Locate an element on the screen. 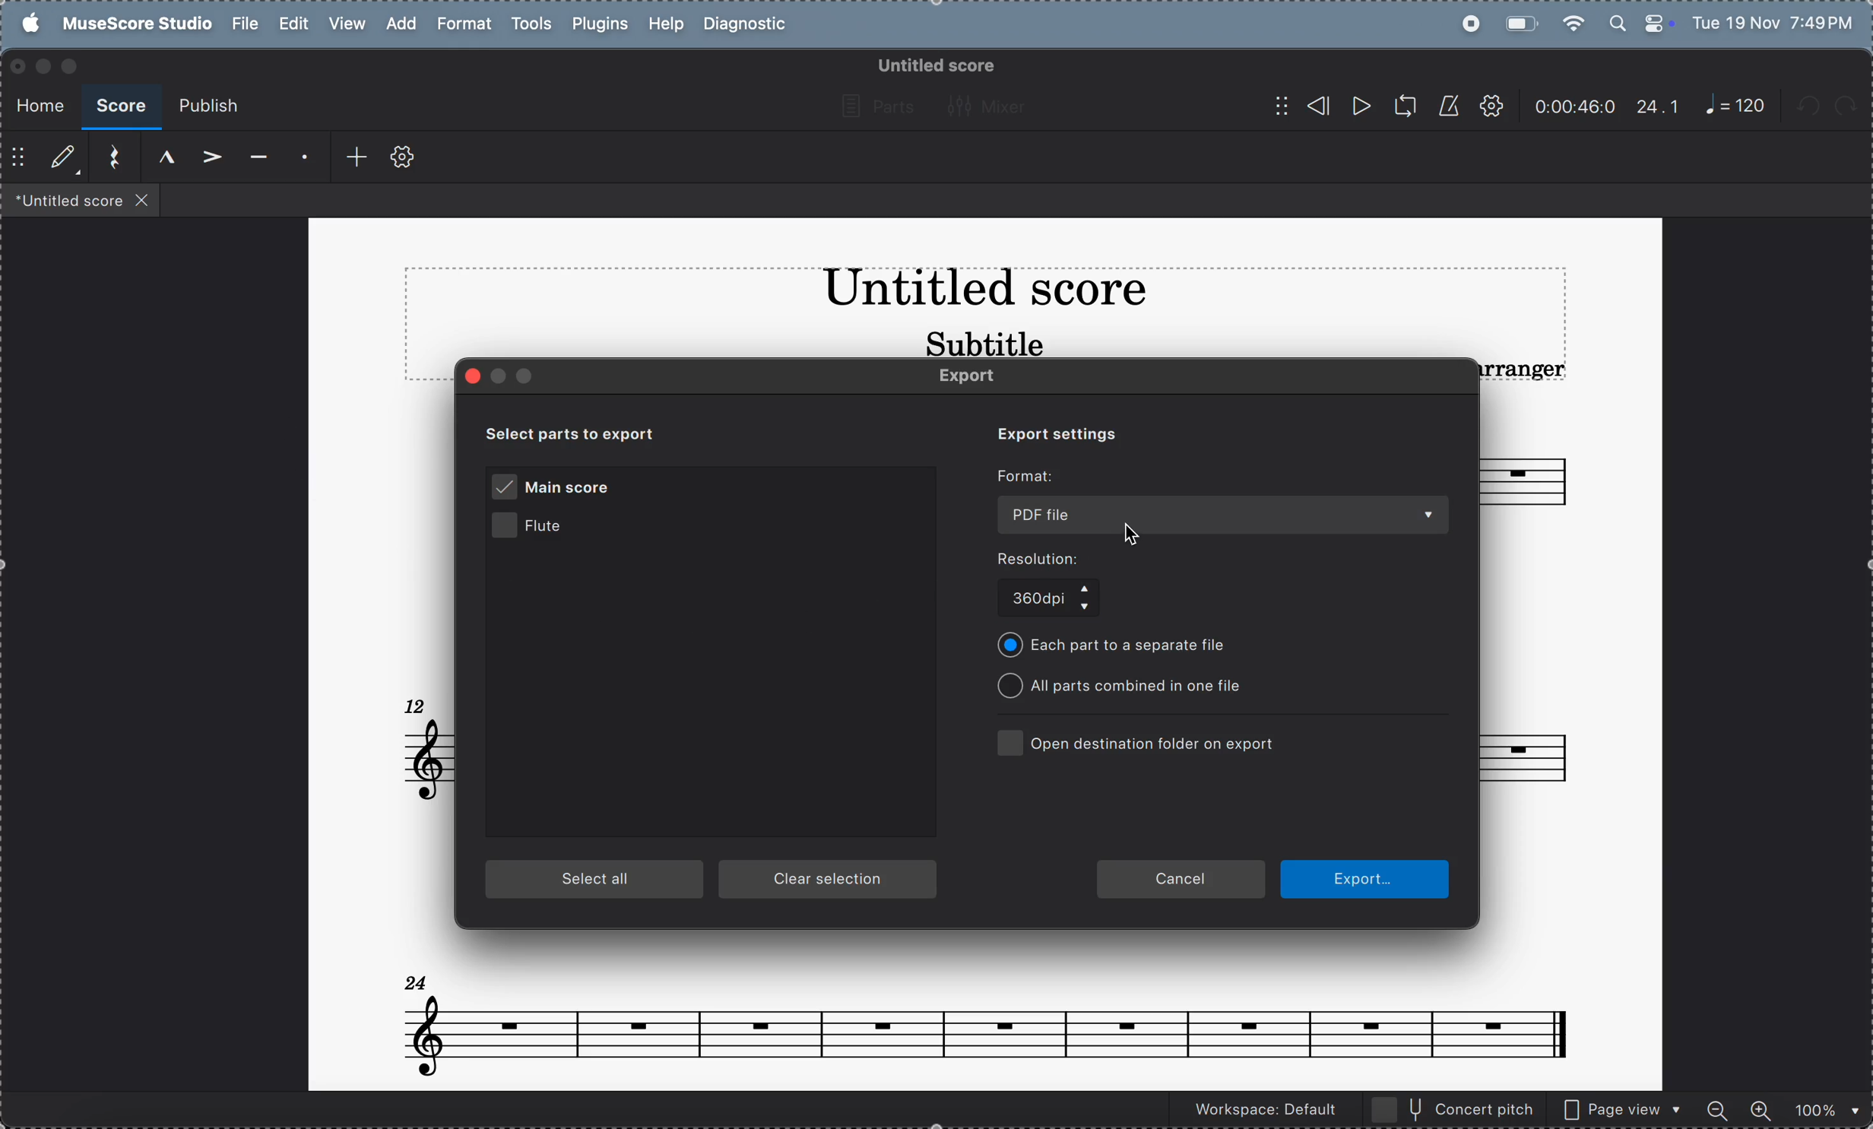 The width and height of the screenshot is (1873, 1129). undo is located at coordinates (1811, 109).